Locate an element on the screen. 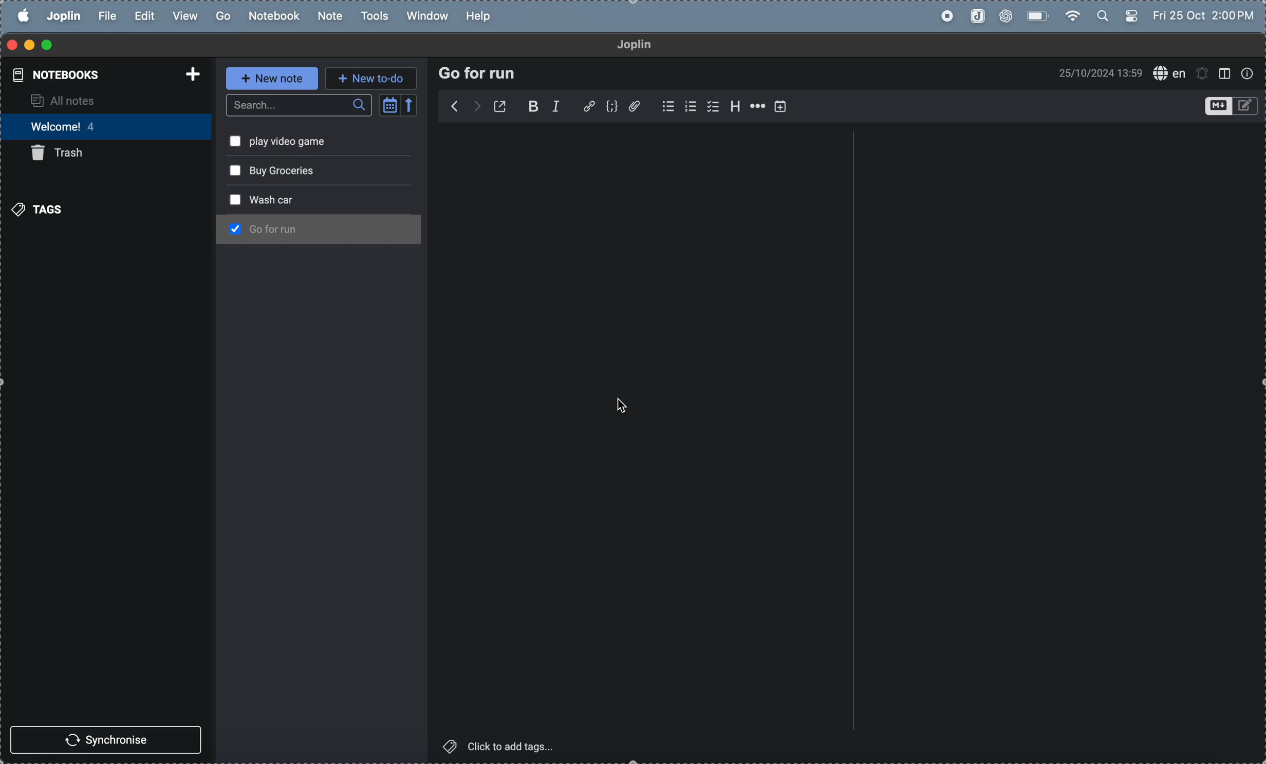 The width and height of the screenshot is (1266, 764). numbered list is located at coordinates (688, 106).